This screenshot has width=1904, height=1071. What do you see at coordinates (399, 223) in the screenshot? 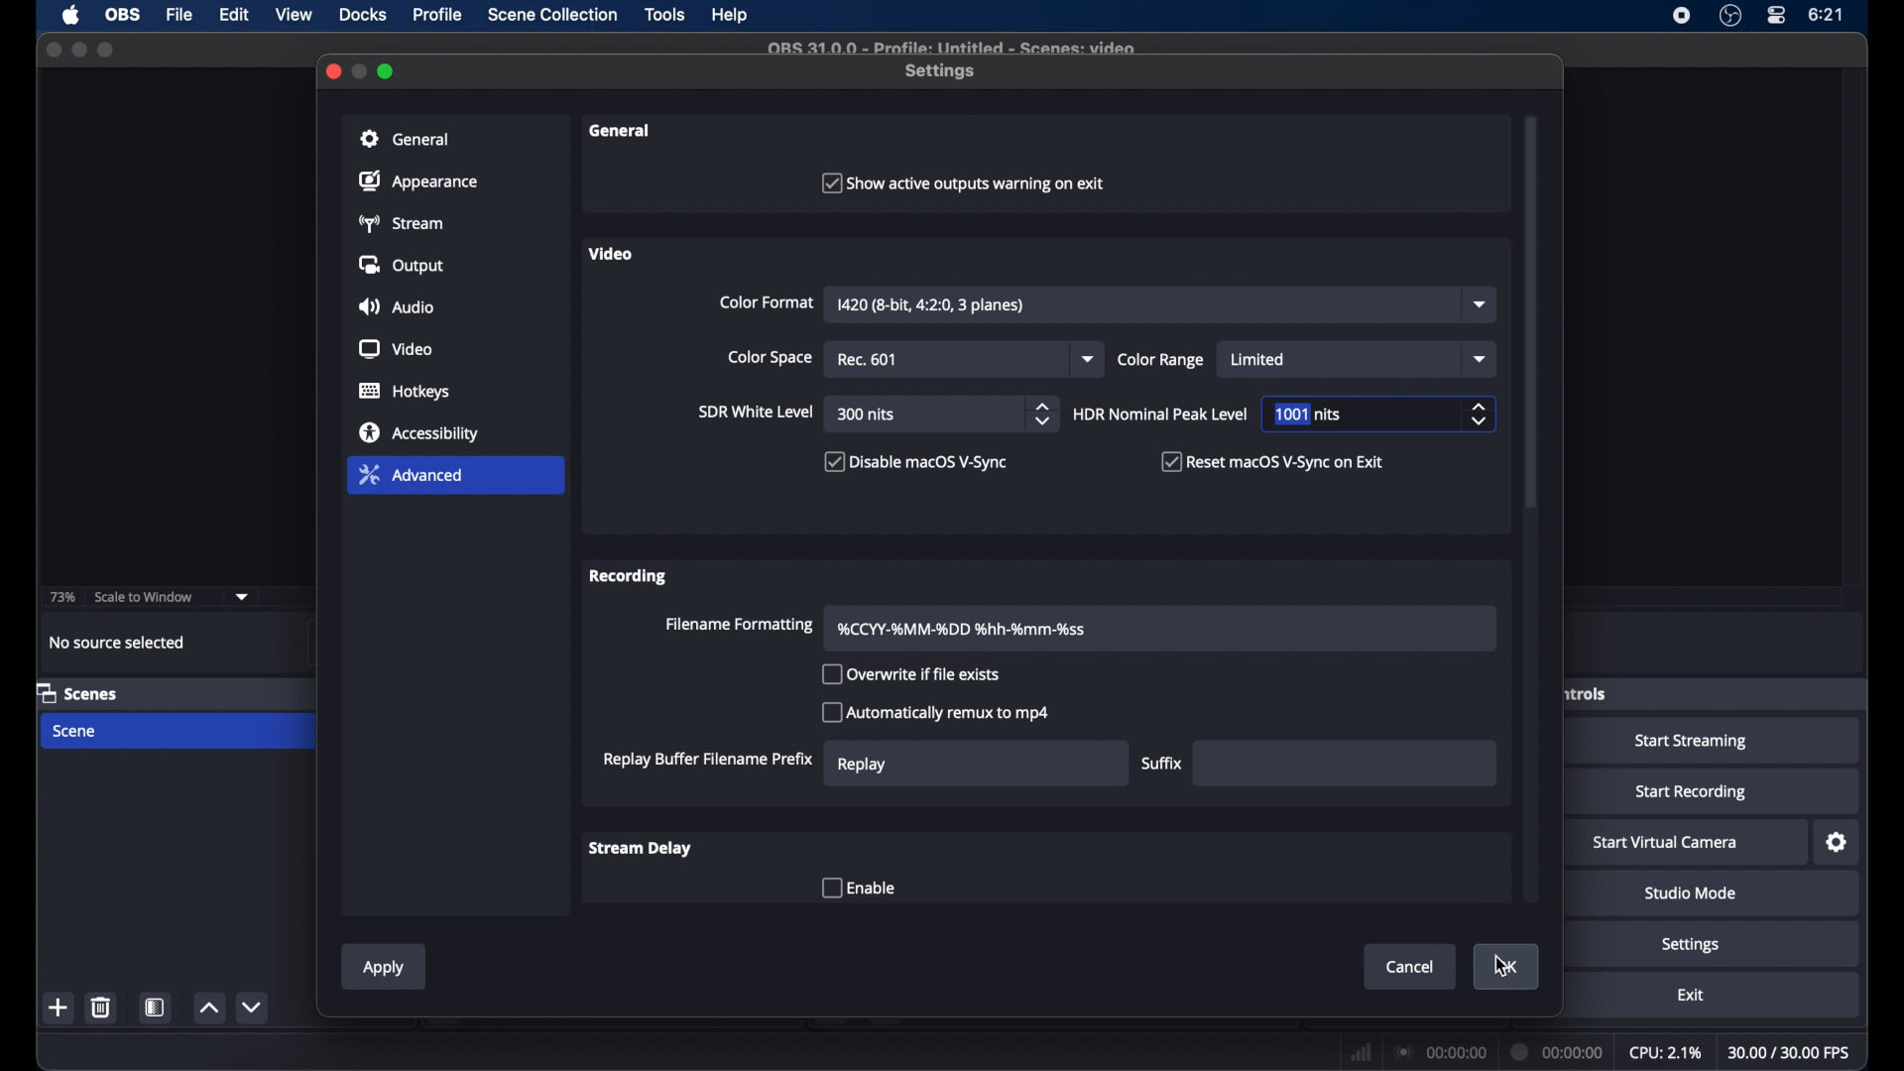
I see `stream` at bounding box center [399, 223].